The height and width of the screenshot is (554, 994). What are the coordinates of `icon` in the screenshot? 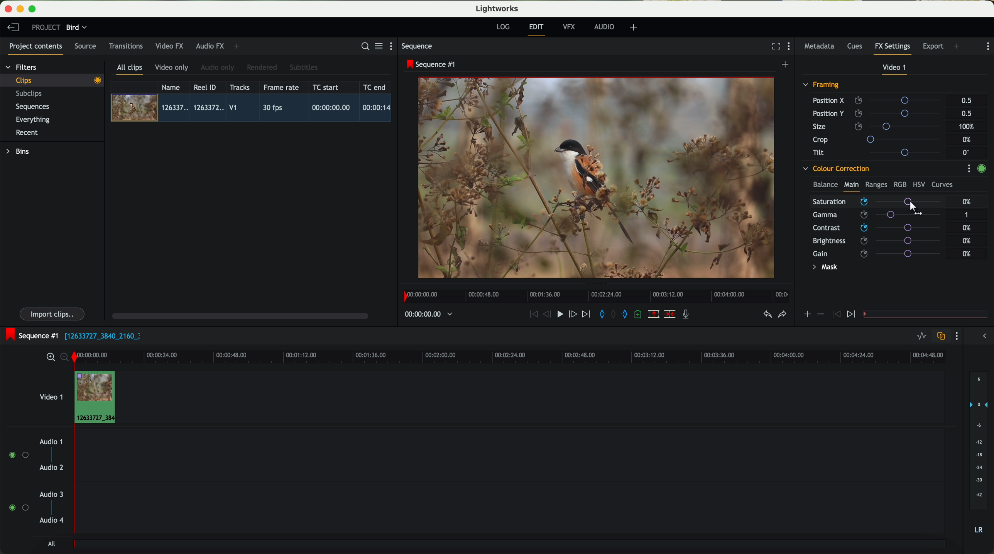 It's located at (852, 315).